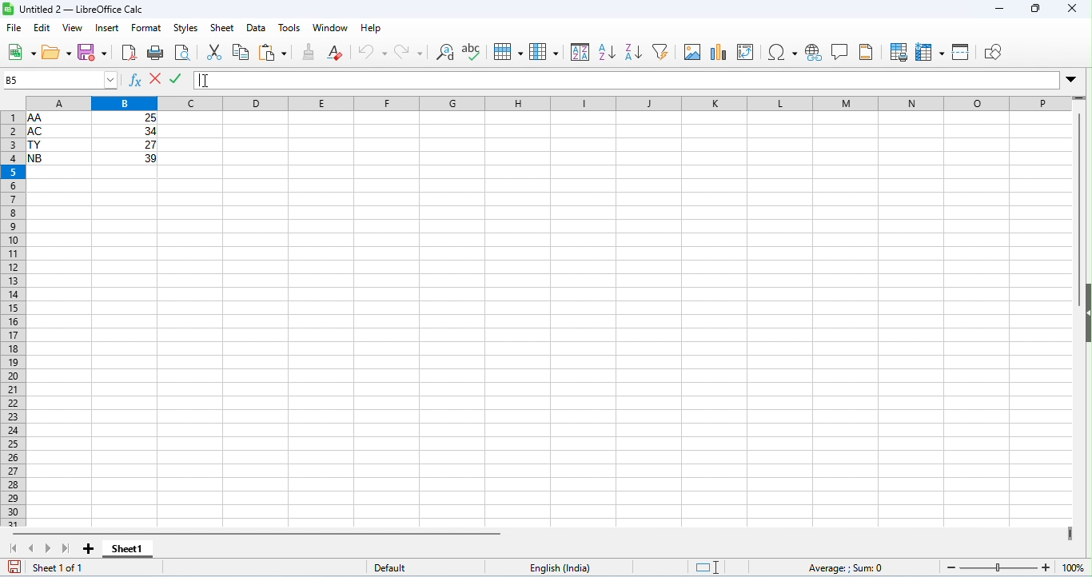  Describe the element at coordinates (135, 81) in the screenshot. I see `function wizard` at that location.